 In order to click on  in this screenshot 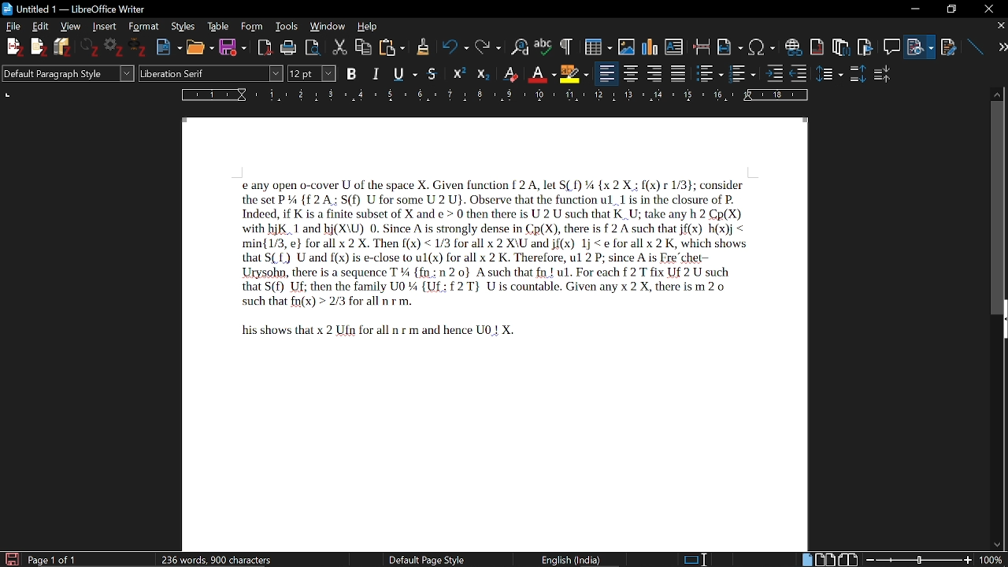, I will do `click(91, 48)`.